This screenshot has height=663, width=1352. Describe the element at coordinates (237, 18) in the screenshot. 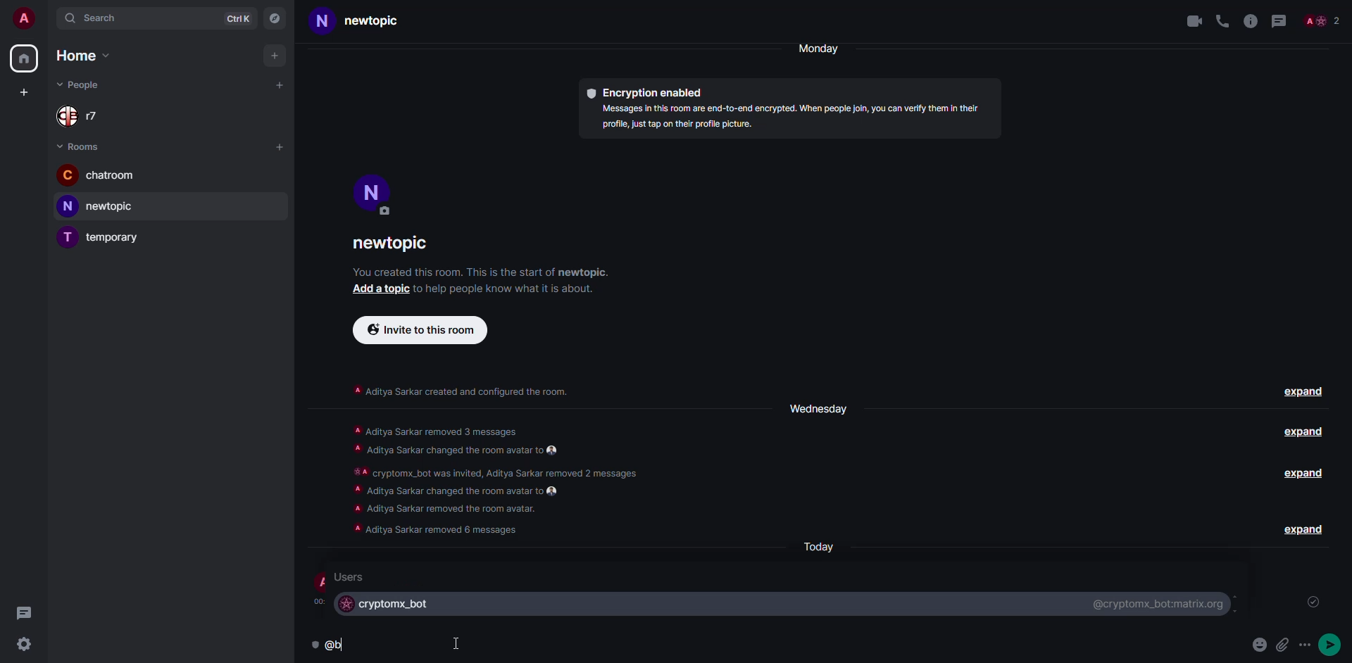

I see `ctrlK` at that location.